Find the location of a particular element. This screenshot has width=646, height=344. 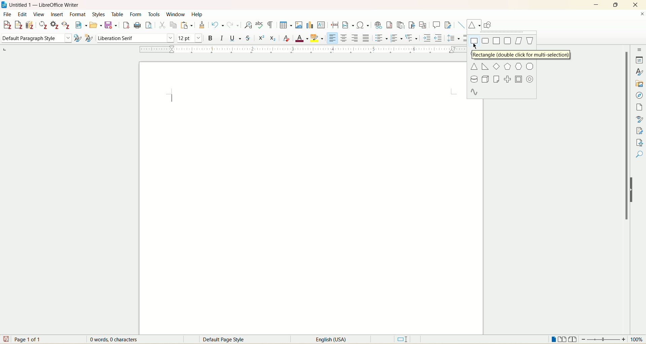

insert bookmark is located at coordinates (413, 25).